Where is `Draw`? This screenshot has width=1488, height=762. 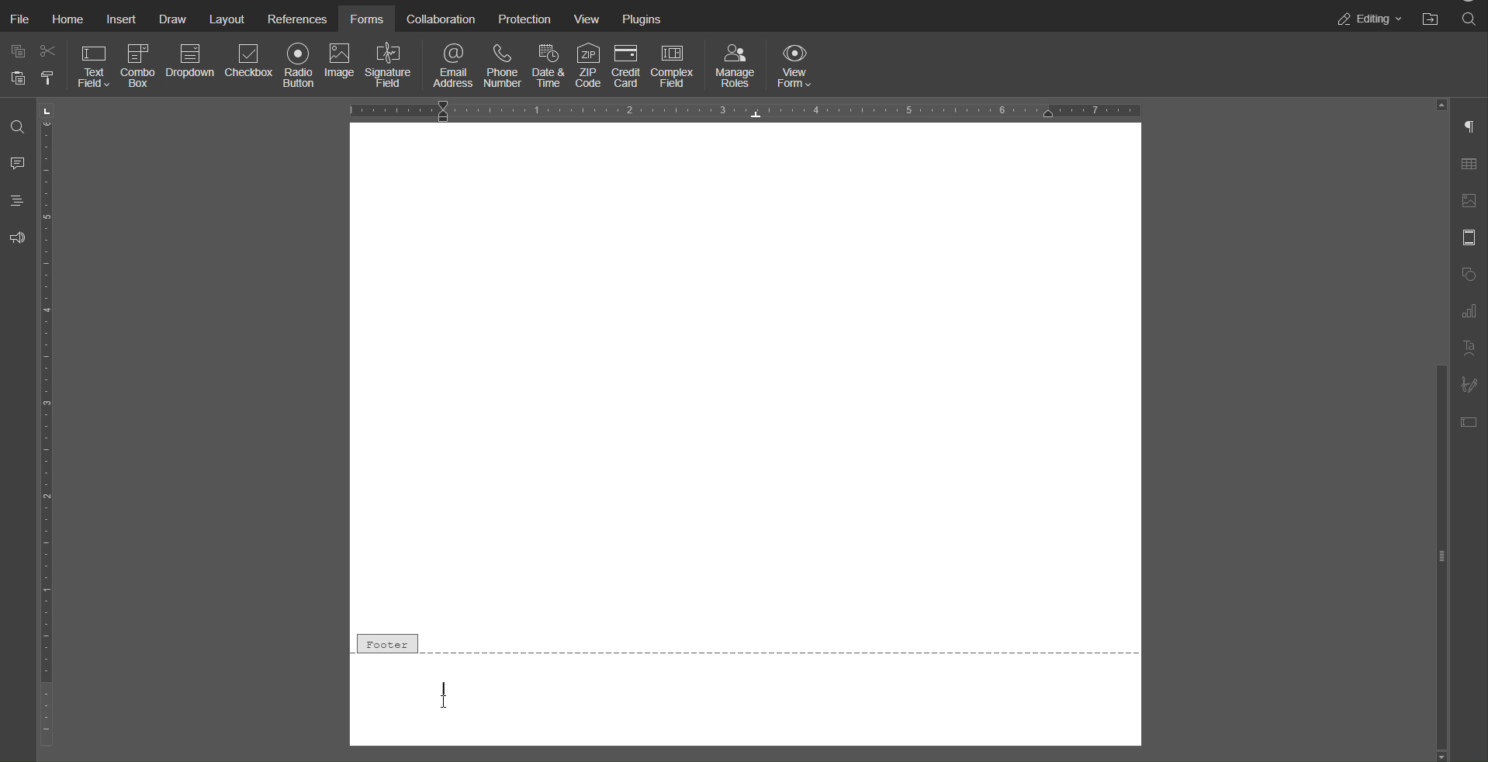 Draw is located at coordinates (178, 18).